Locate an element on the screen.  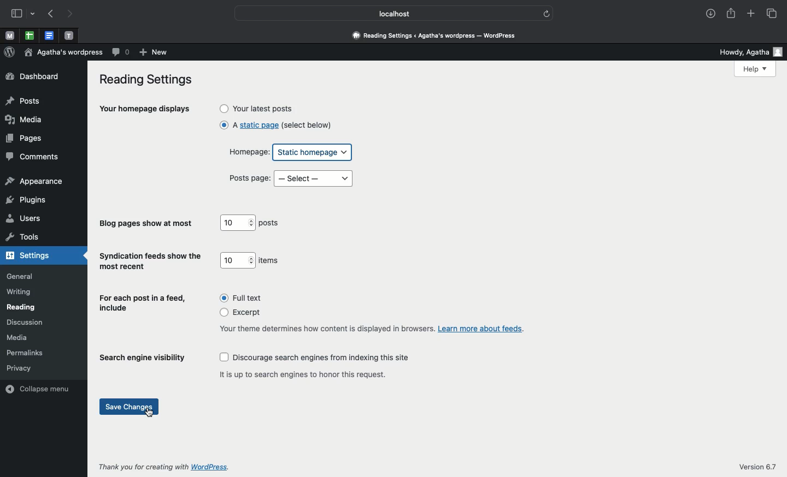
permalinks is located at coordinates (28, 353).